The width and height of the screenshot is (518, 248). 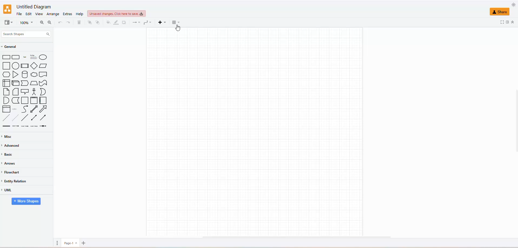 I want to click on delete, so click(x=79, y=22).